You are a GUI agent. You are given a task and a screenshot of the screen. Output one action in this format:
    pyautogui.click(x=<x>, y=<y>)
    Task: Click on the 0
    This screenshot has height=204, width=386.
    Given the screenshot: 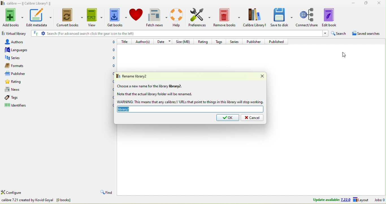 What is the action you would take?
    pyautogui.click(x=110, y=105)
    